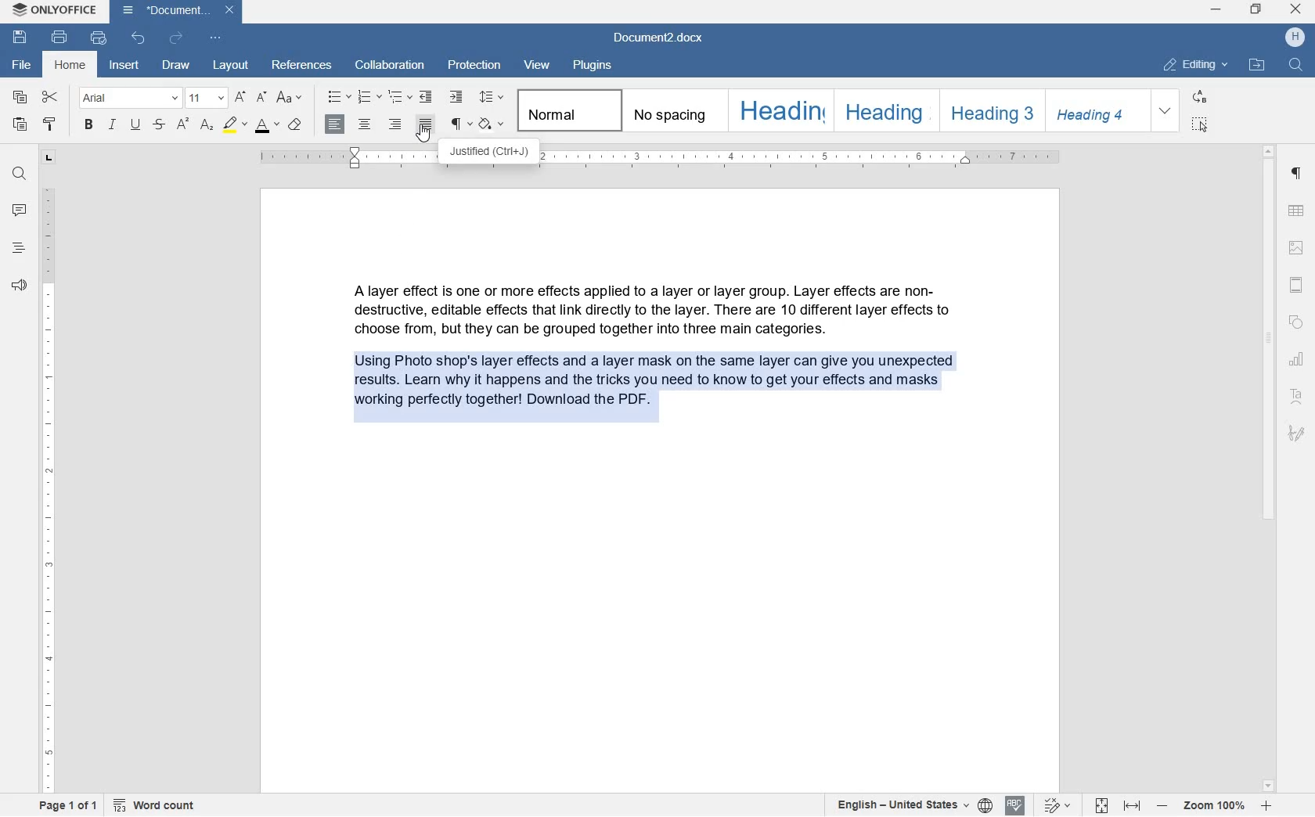 The image size is (1315, 817). Describe the element at coordinates (492, 96) in the screenshot. I see `PARAGRAPH LINE SPACING` at that location.